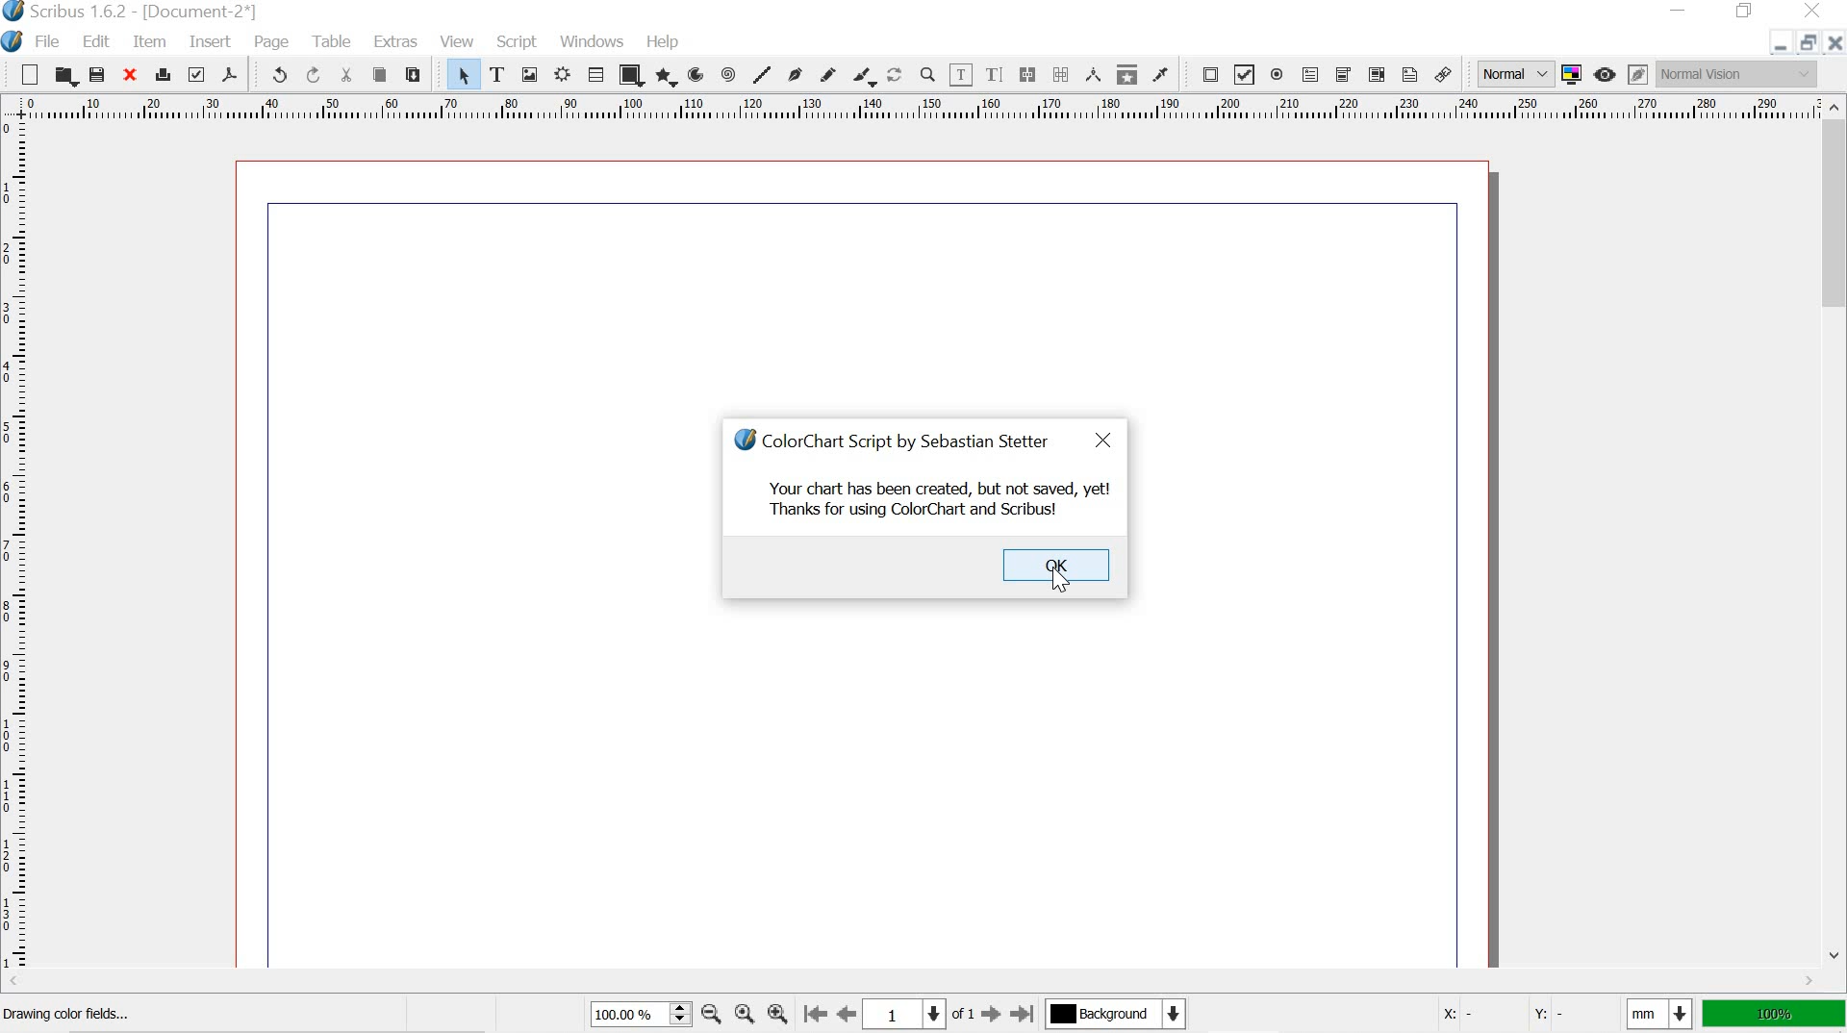  Describe the element at coordinates (812, 1013) in the screenshot. I see `First page` at that location.